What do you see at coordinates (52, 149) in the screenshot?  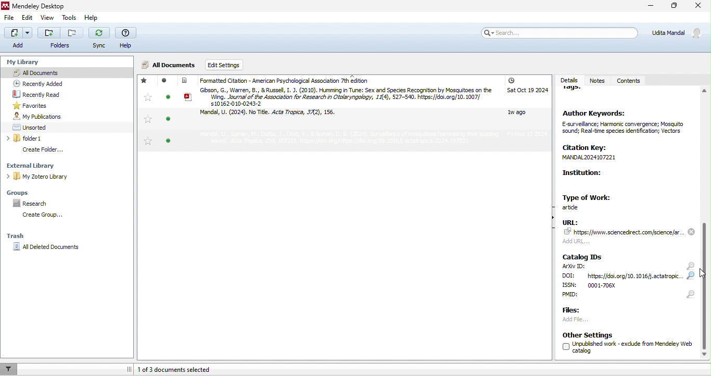 I see `create folder` at bounding box center [52, 149].